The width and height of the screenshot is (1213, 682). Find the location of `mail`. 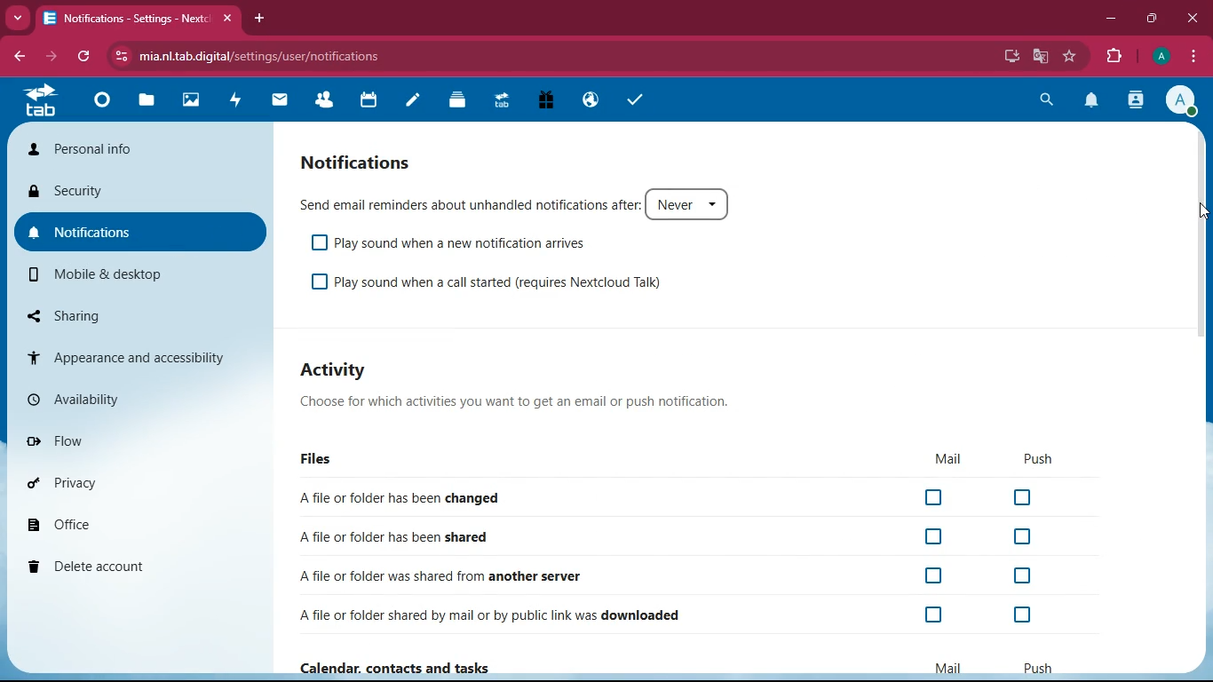

mail is located at coordinates (280, 101).